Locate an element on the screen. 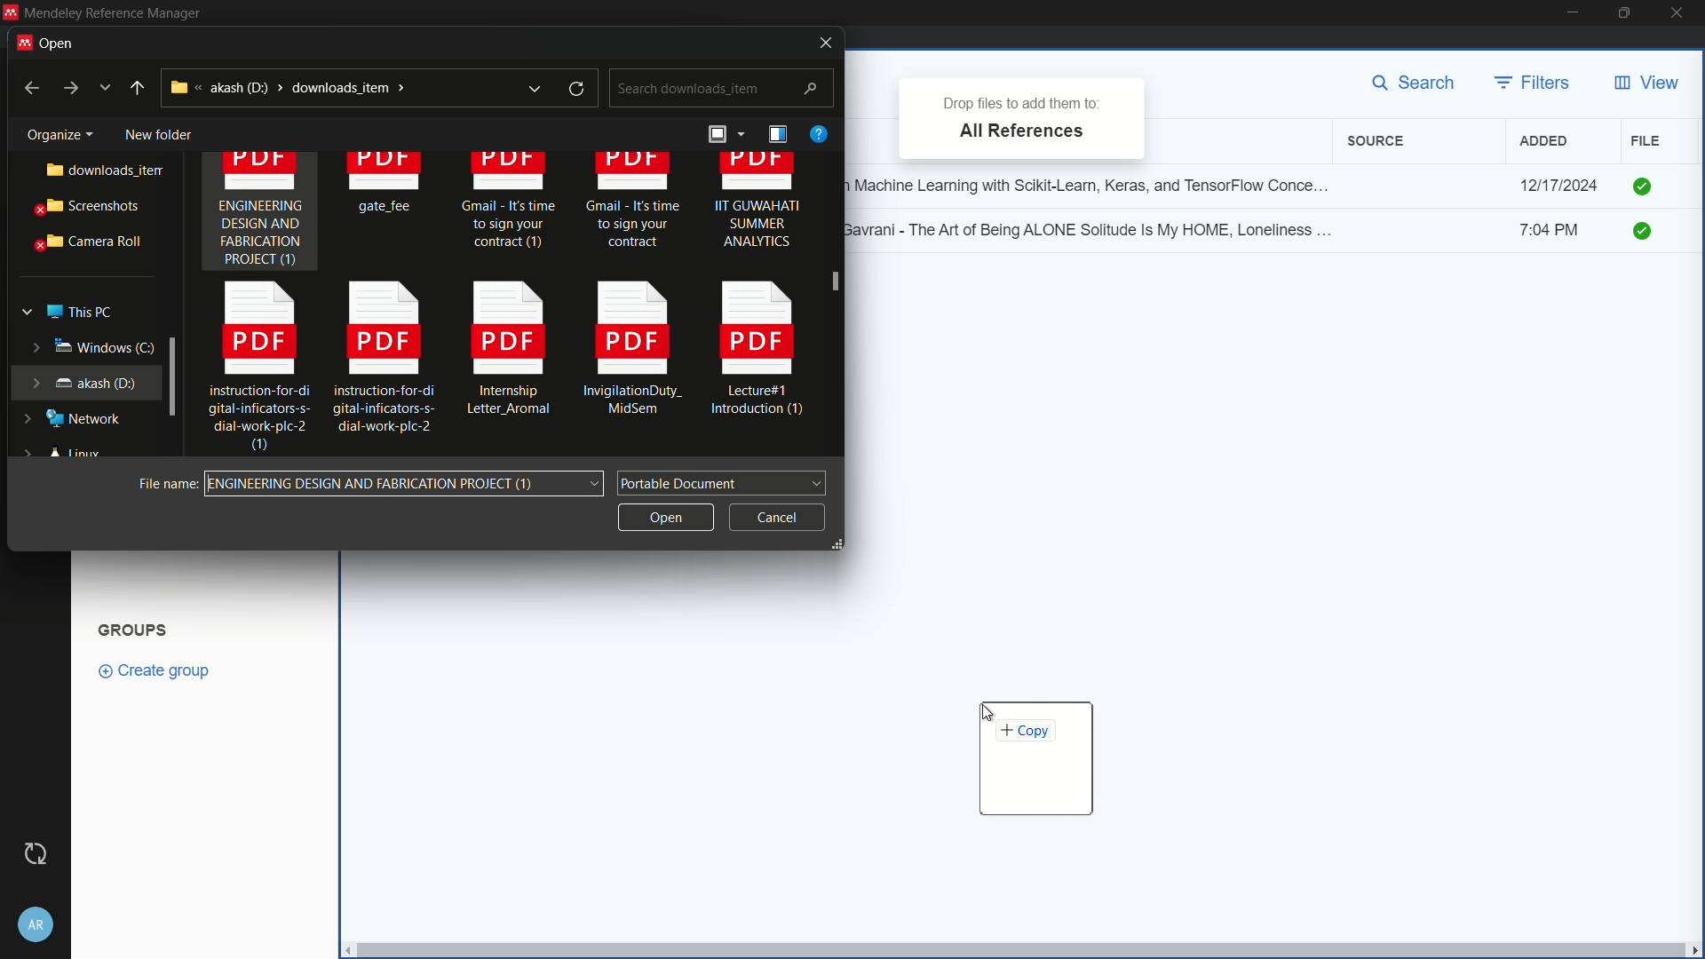  scroll left is located at coordinates (345, 950).